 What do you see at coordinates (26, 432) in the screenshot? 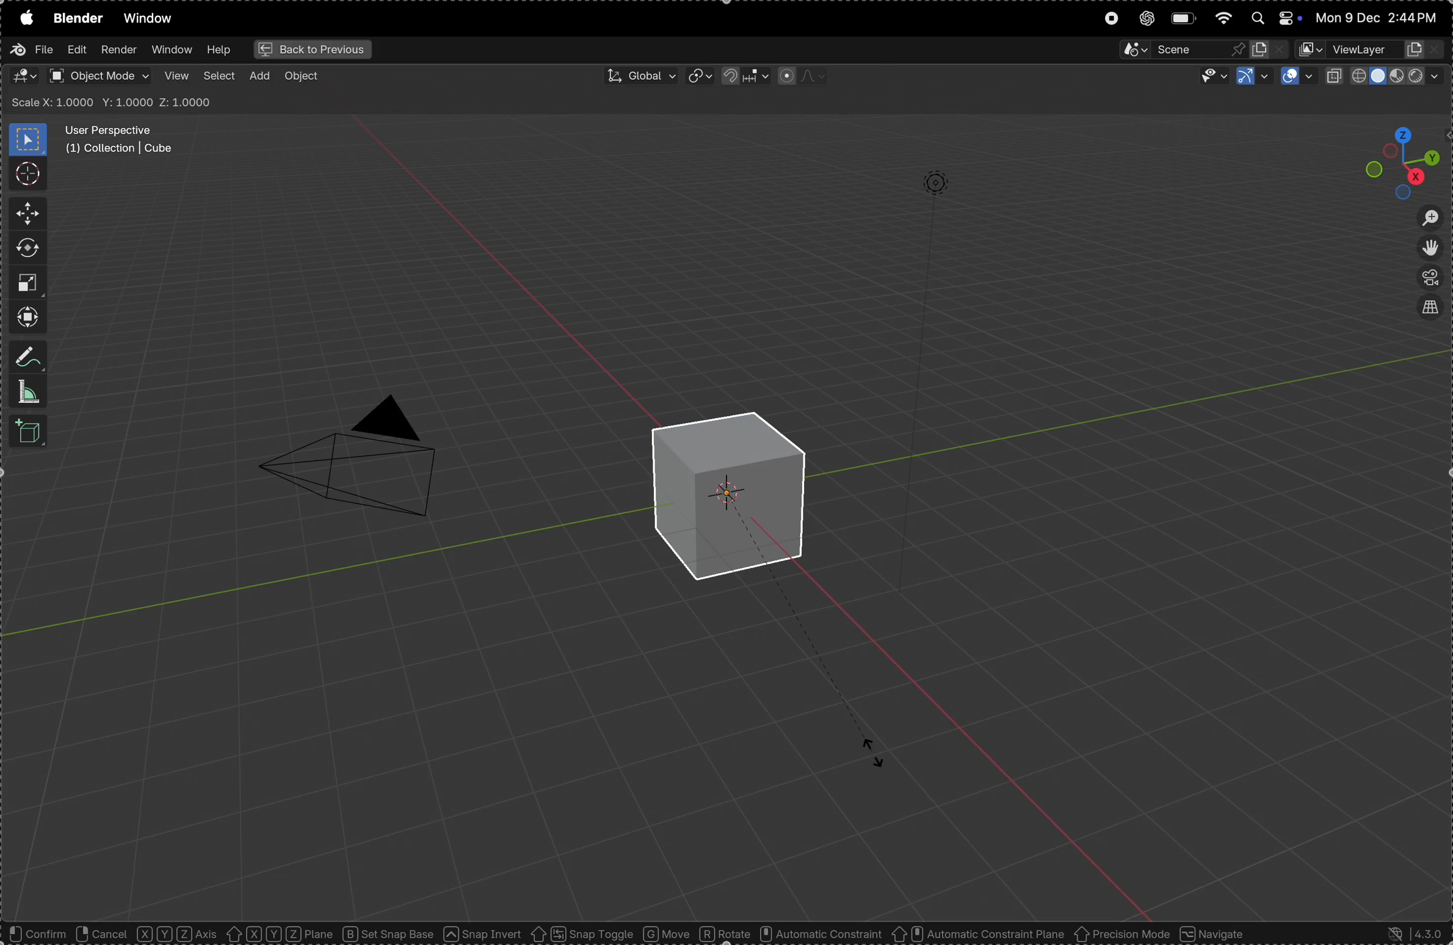
I see `3d cube` at bounding box center [26, 432].